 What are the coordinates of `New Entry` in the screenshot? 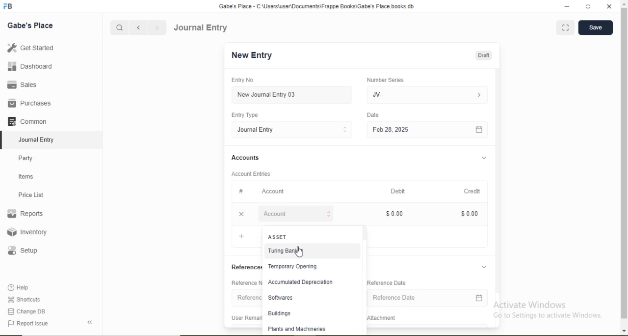 It's located at (254, 56).